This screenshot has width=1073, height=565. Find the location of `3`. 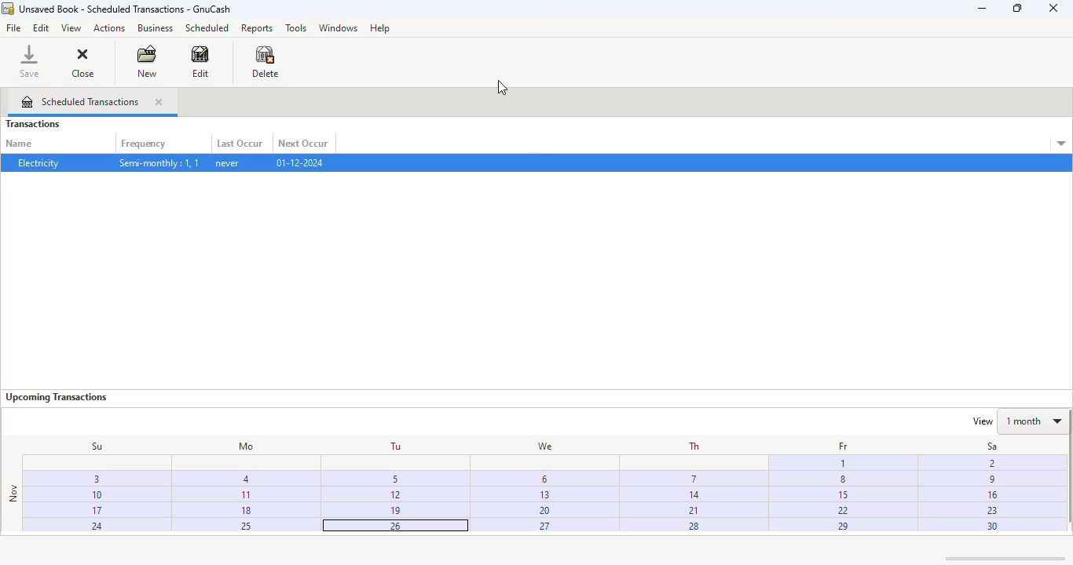

3 is located at coordinates (87, 481).